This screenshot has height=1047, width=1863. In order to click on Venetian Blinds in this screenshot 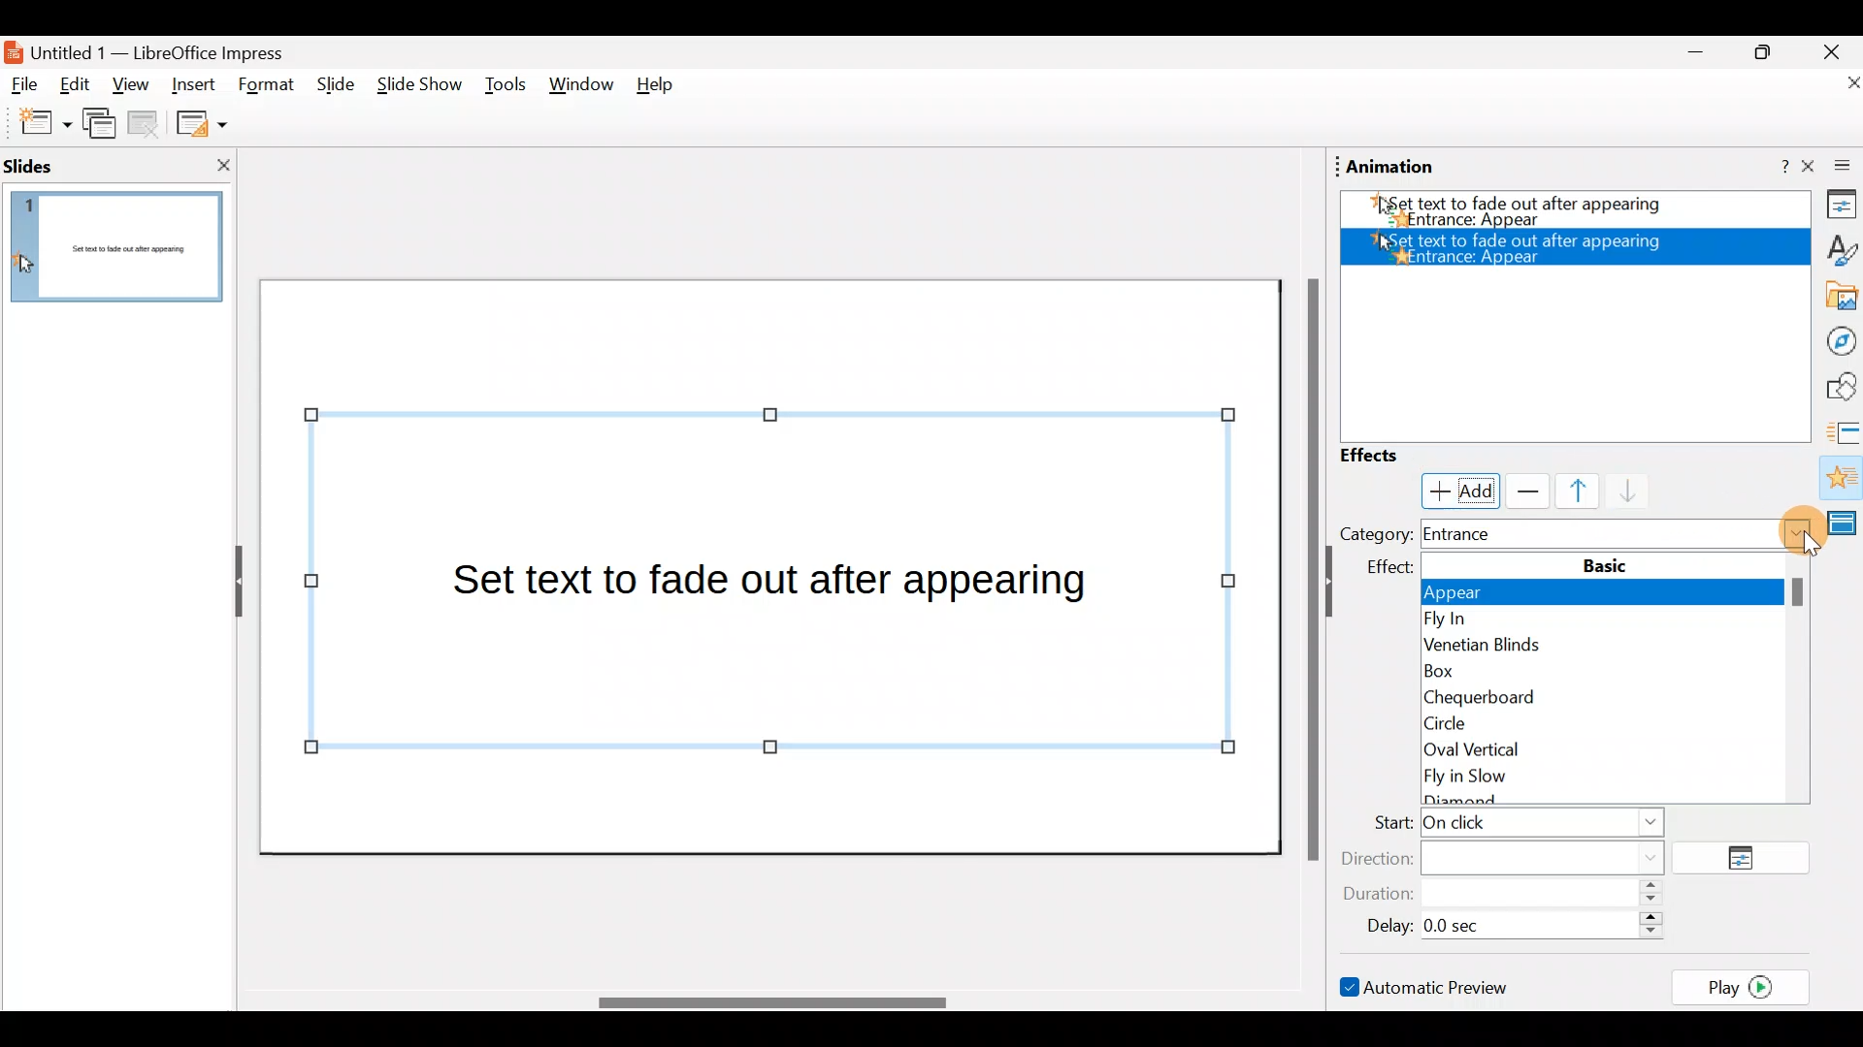, I will do `click(1601, 648)`.